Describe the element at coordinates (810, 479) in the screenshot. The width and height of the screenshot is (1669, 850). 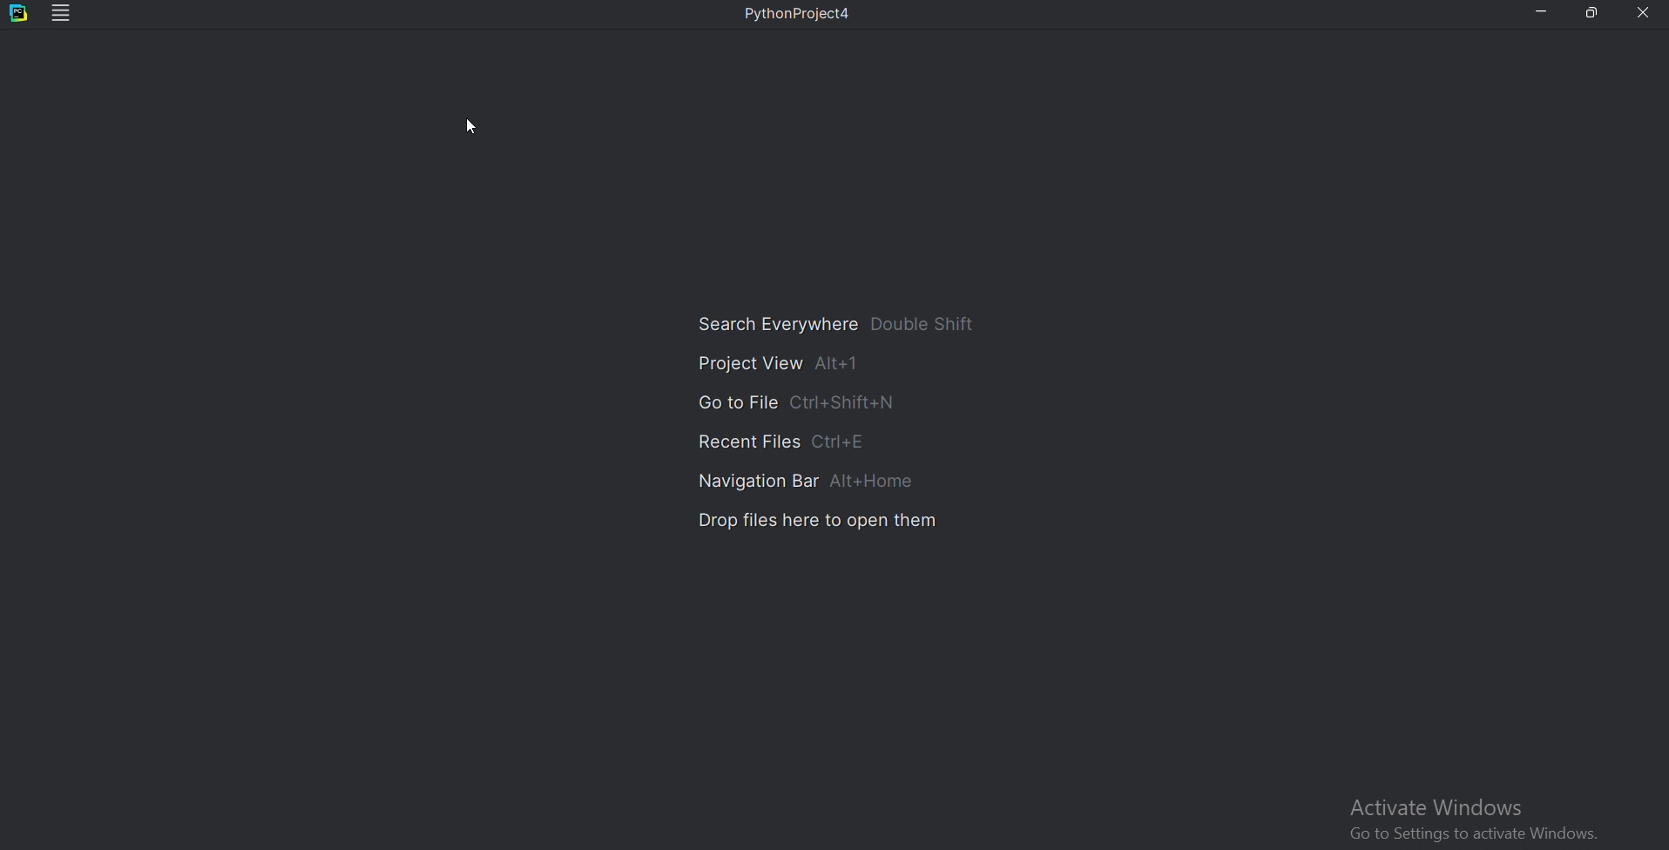
I see `Navigation bar` at that location.